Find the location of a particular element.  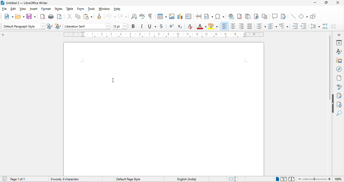

chart is located at coordinates (181, 16).